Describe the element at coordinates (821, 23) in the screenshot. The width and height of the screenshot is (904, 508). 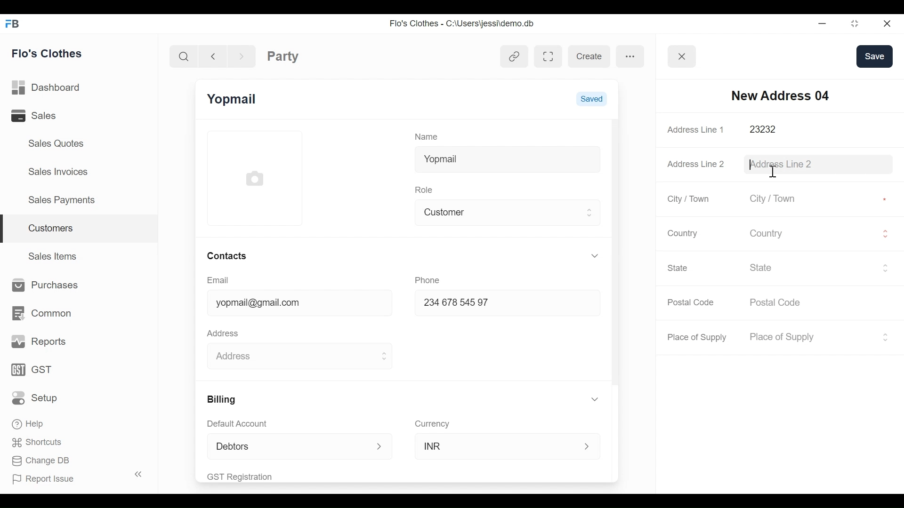
I see `minimize` at that location.